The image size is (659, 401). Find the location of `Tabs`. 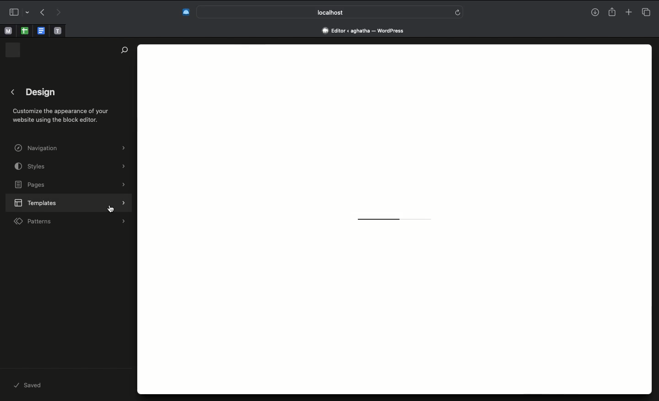

Tabs is located at coordinates (648, 11).